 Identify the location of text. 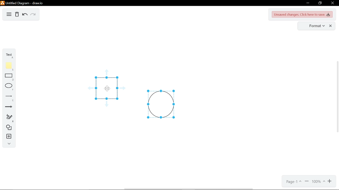
(9, 55).